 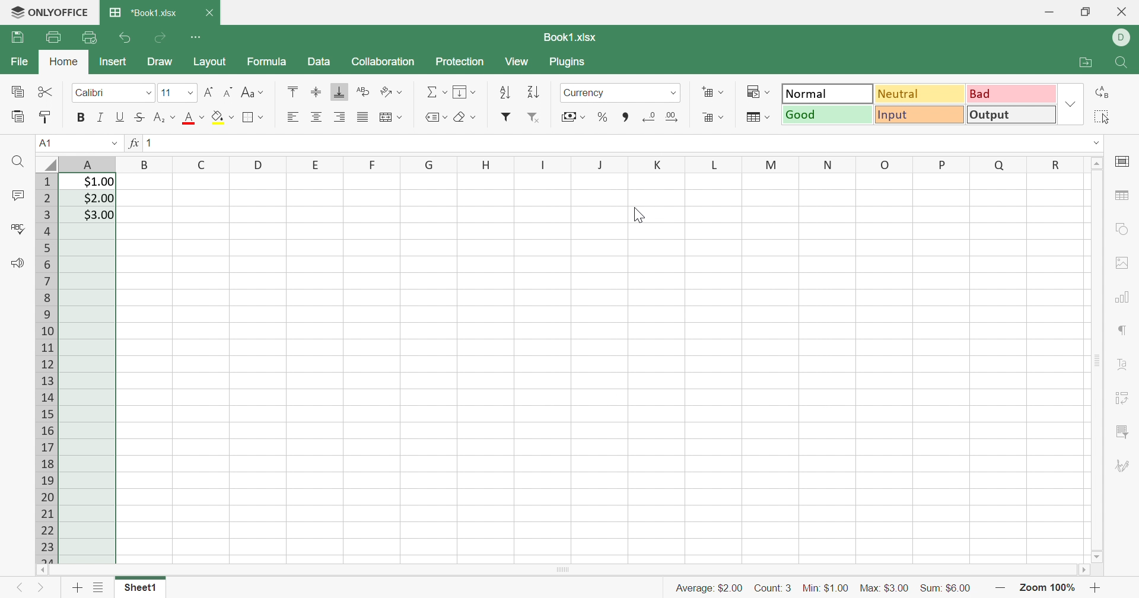 I want to click on Accounting style, so click(x=572, y=118).